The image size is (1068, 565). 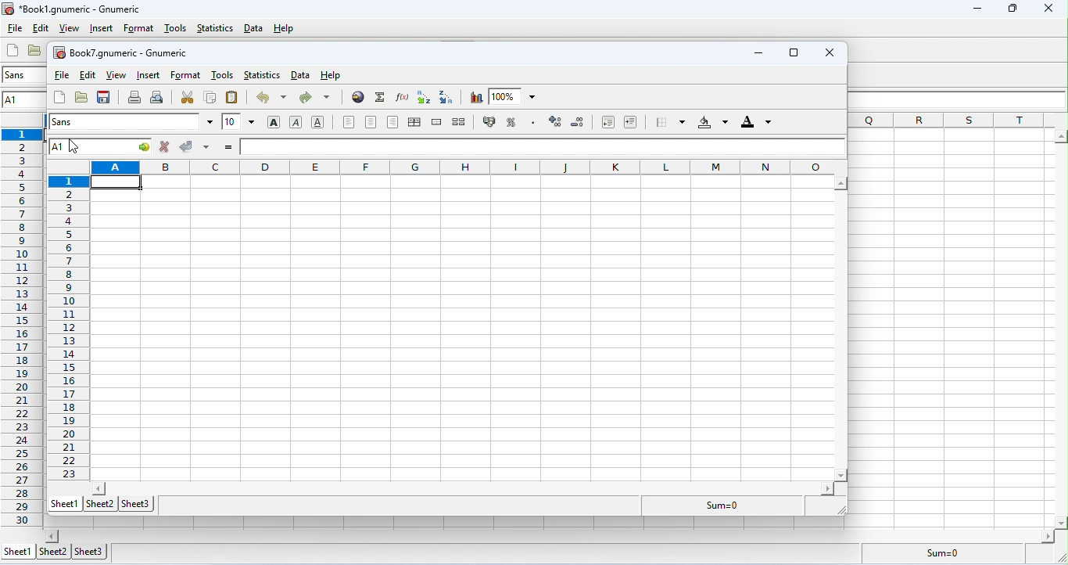 What do you see at coordinates (253, 28) in the screenshot?
I see `data` at bounding box center [253, 28].